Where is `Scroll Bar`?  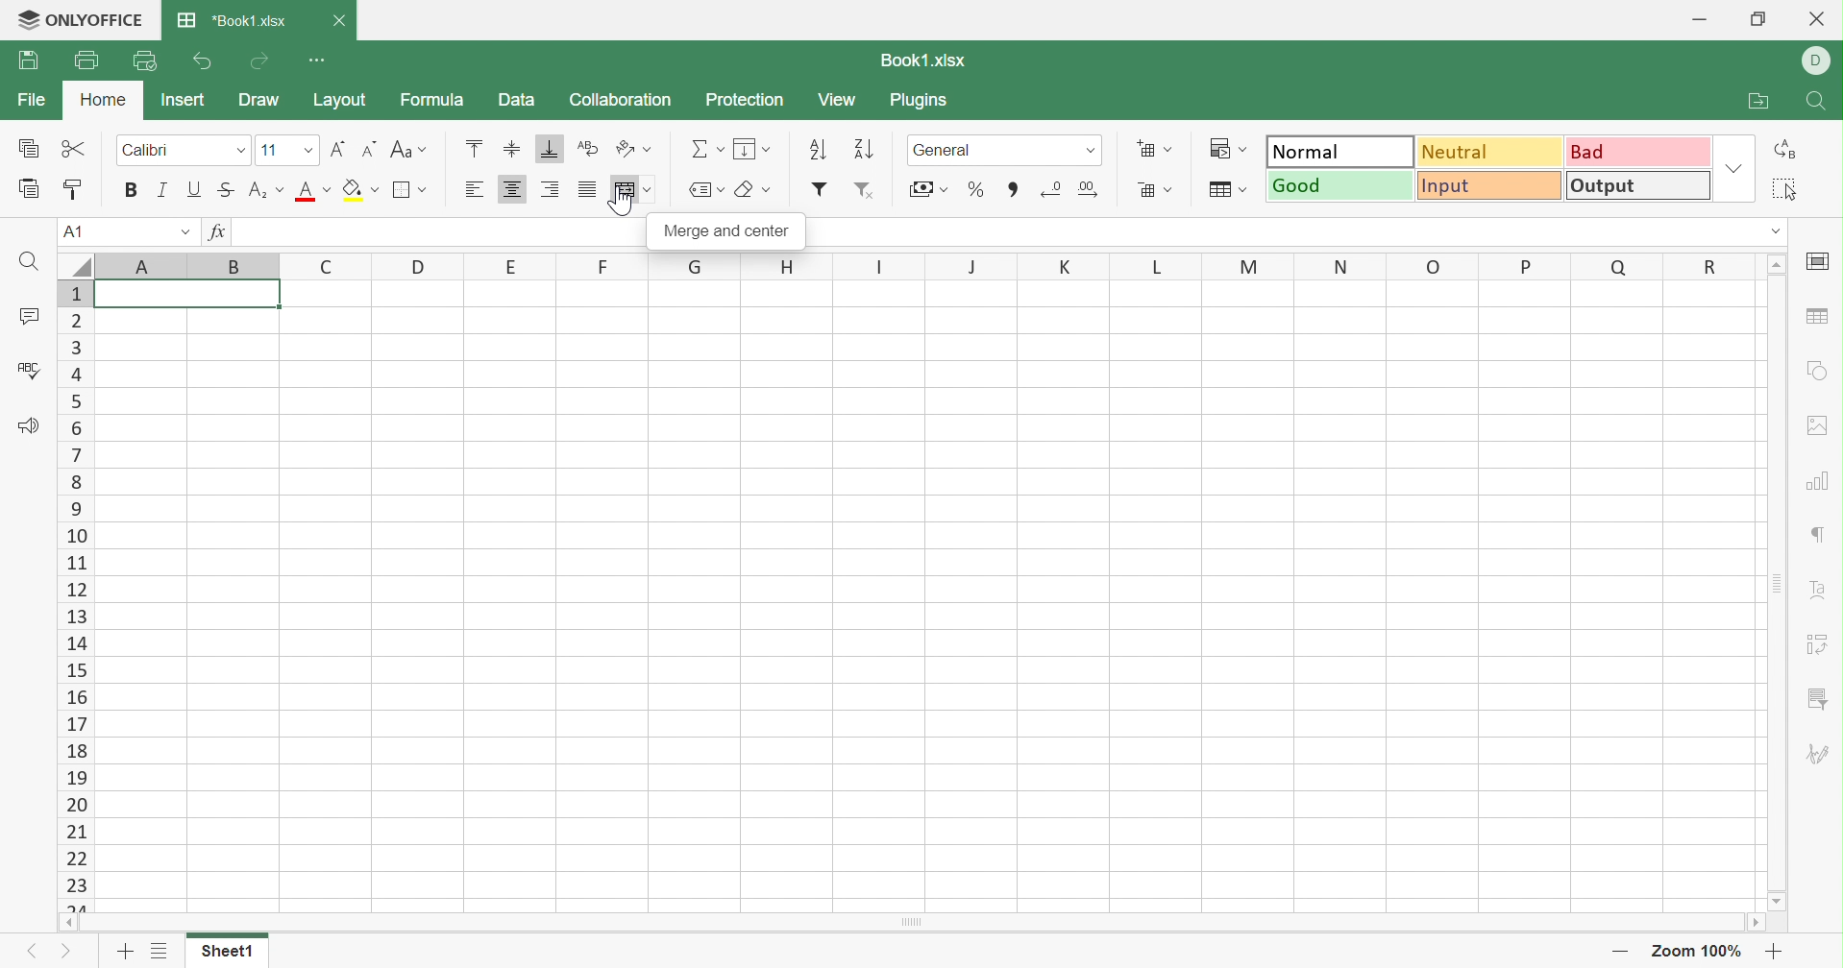 Scroll Bar is located at coordinates (1777, 583).